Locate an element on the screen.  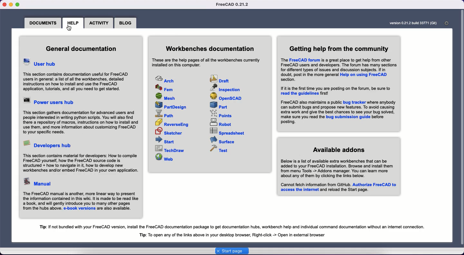
Documents is located at coordinates (43, 23).